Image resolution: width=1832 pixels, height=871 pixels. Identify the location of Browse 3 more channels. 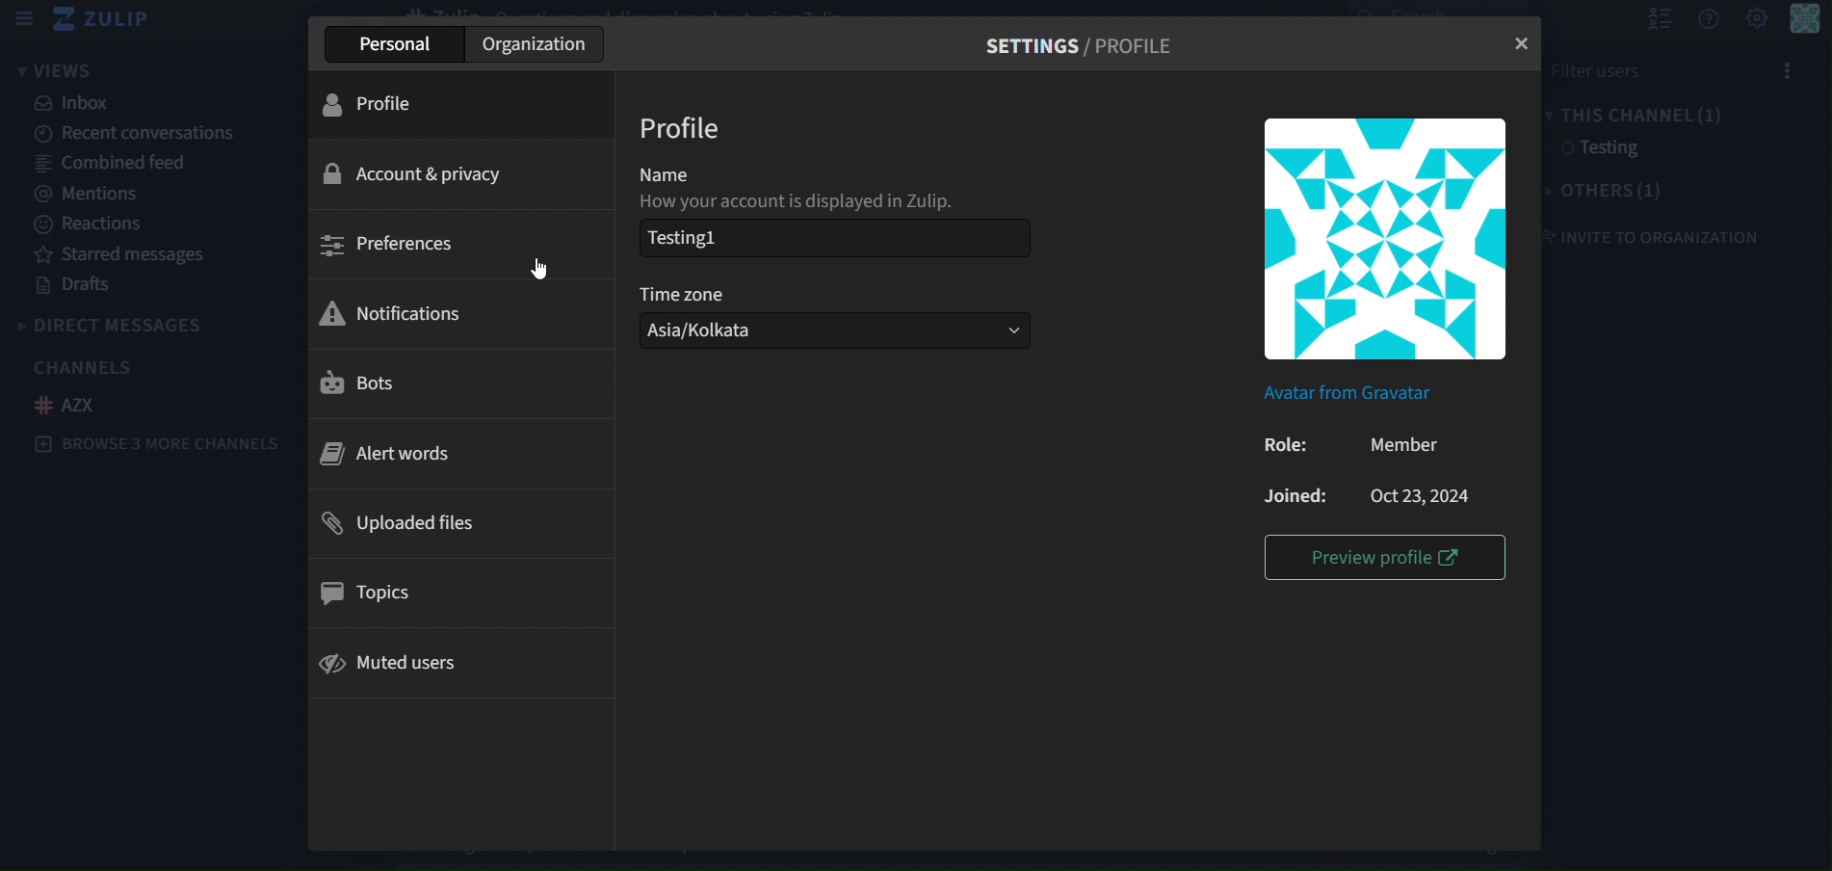
(156, 443).